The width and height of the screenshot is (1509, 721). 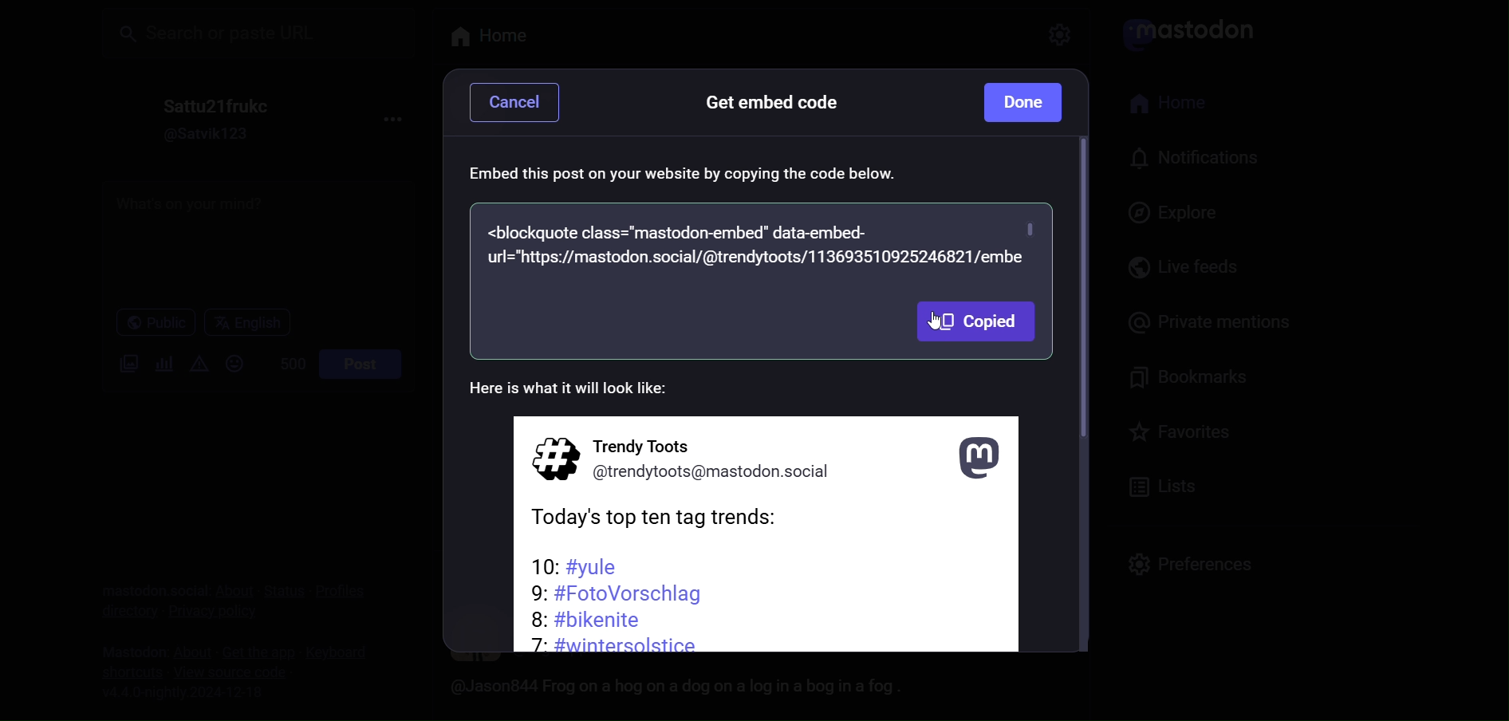 I want to click on scroll bar, so click(x=1081, y=395).